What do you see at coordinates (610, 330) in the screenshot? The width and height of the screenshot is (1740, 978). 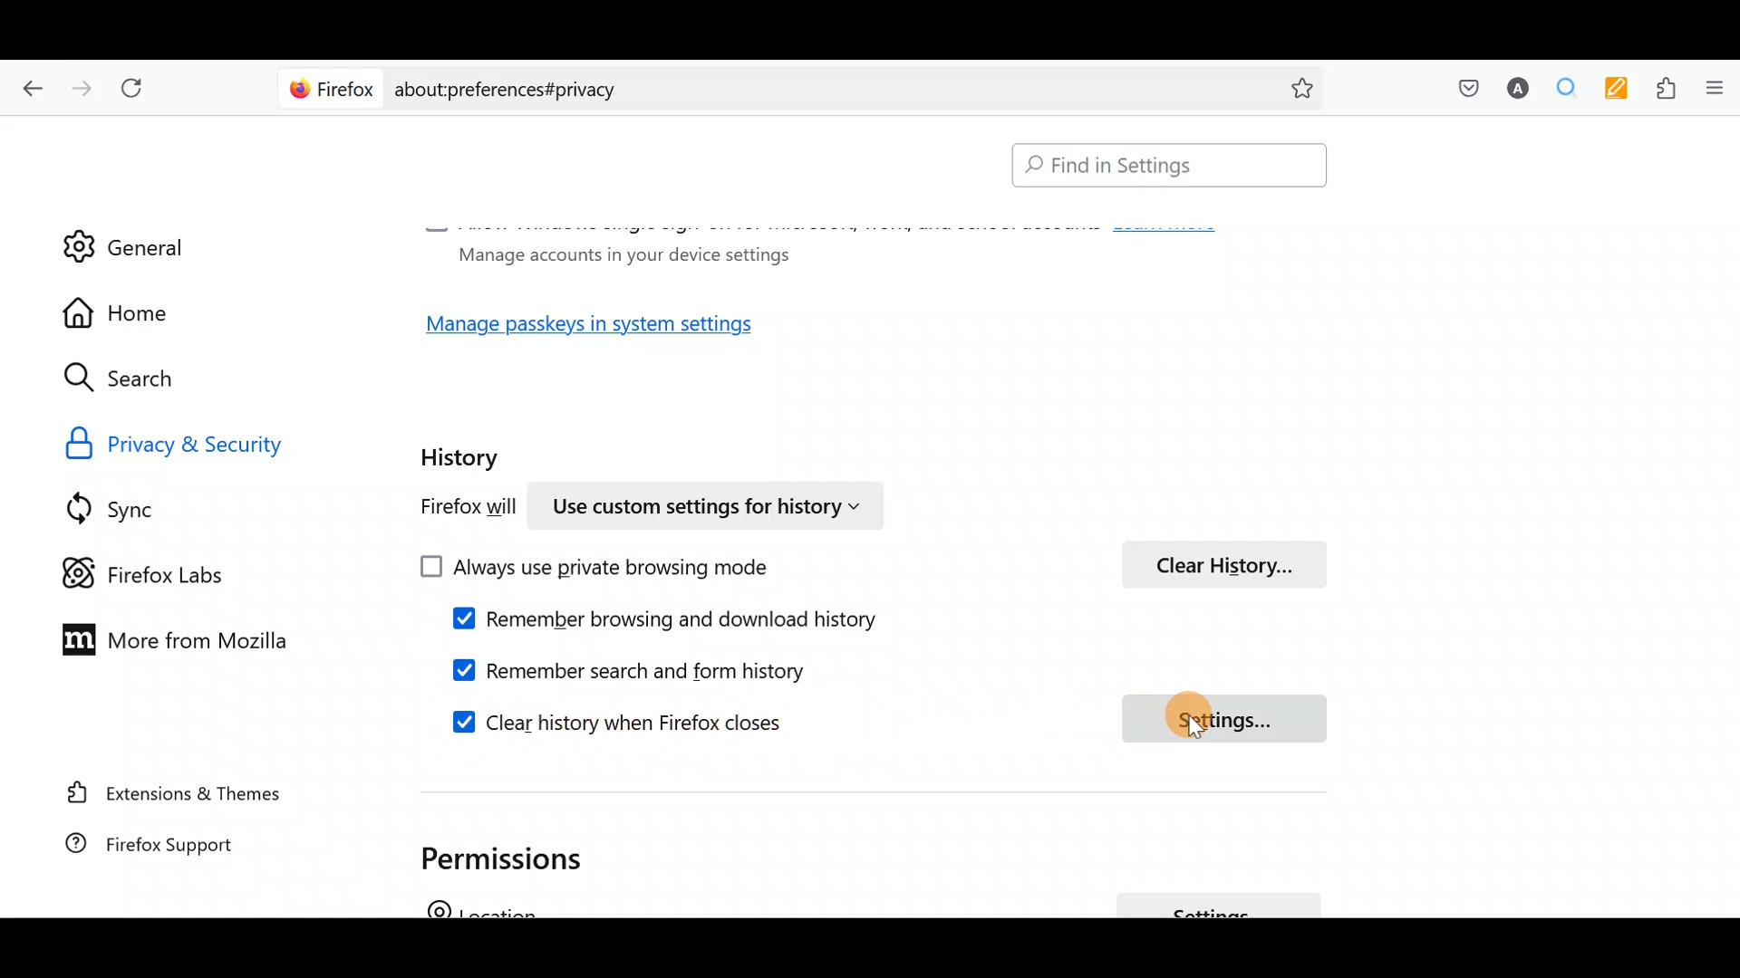 I see `Manage passkeys in system settings` at bounding box center [610, 330].